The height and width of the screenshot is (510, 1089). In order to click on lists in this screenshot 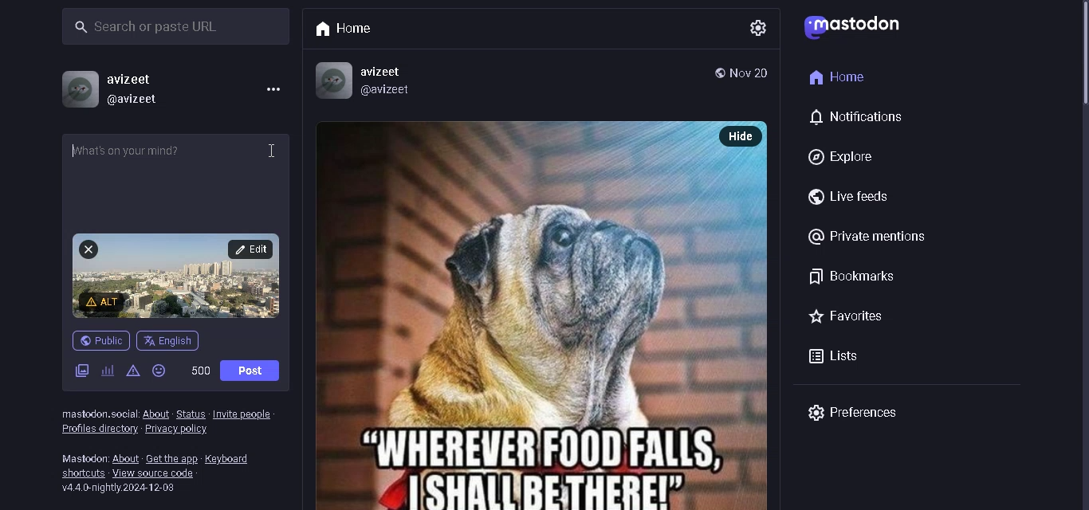, I will do `click(846, 358)`.